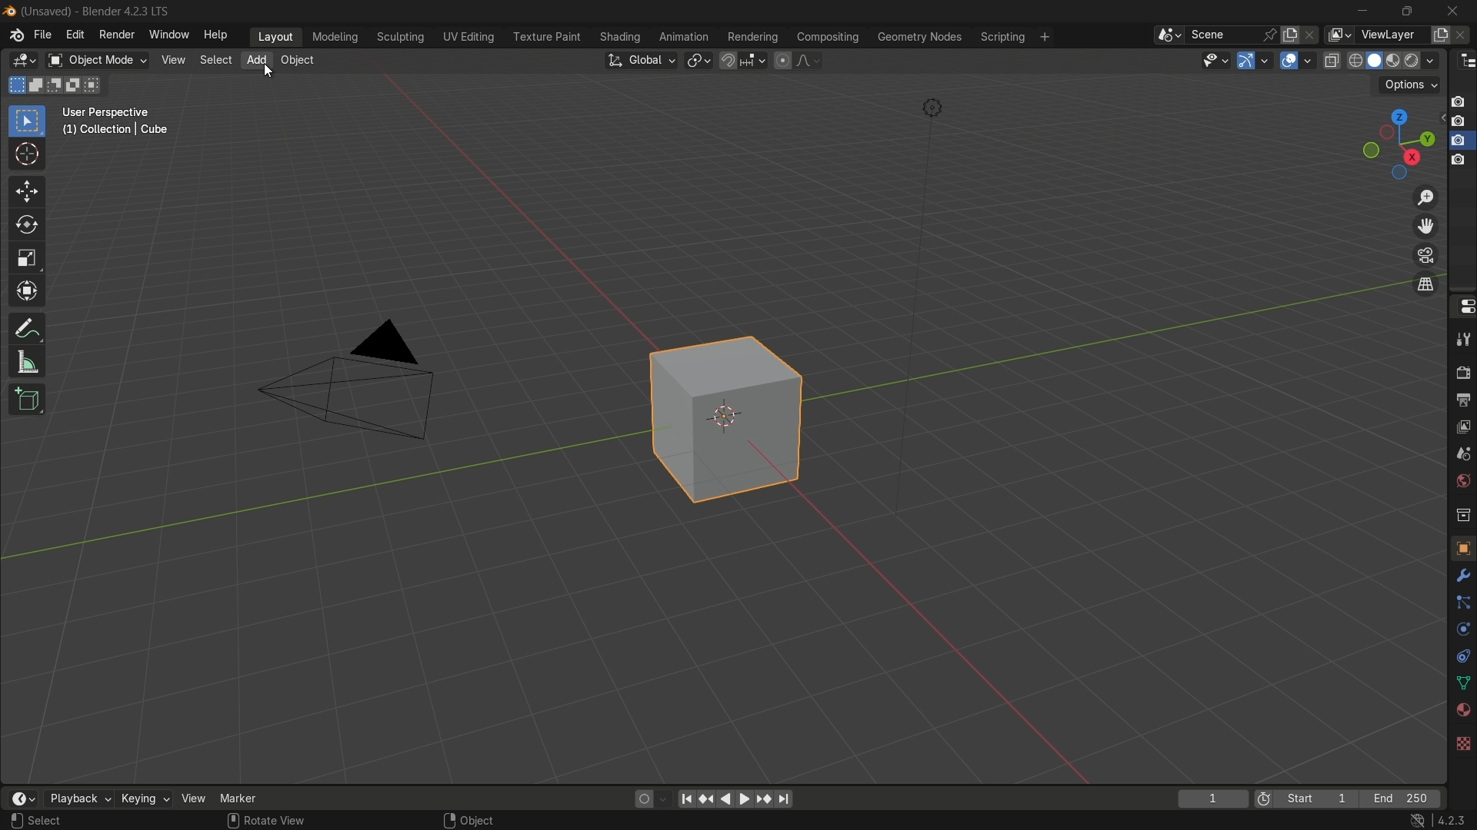 Image resolution: width=1477 pixels, height=830 pixels. I want to click on 3D viewport, so click(23, 61).